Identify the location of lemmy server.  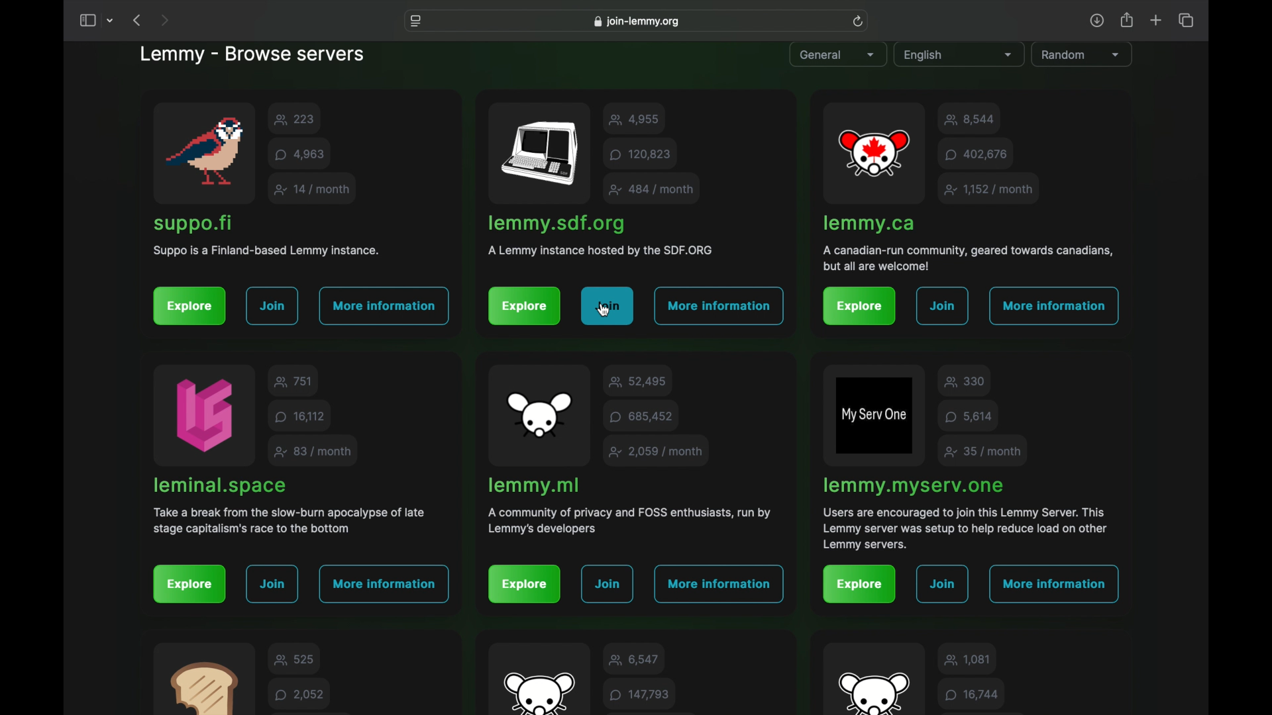
(220, 487).